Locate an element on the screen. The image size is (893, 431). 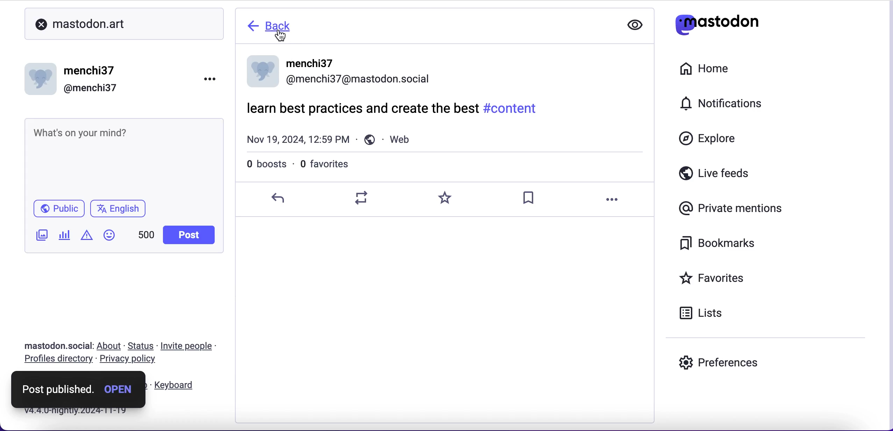
Web is located at coordinates (392, 139).